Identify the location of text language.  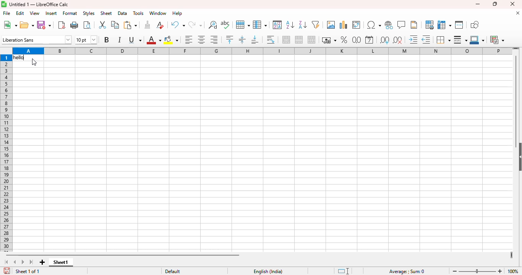
(267, 272).